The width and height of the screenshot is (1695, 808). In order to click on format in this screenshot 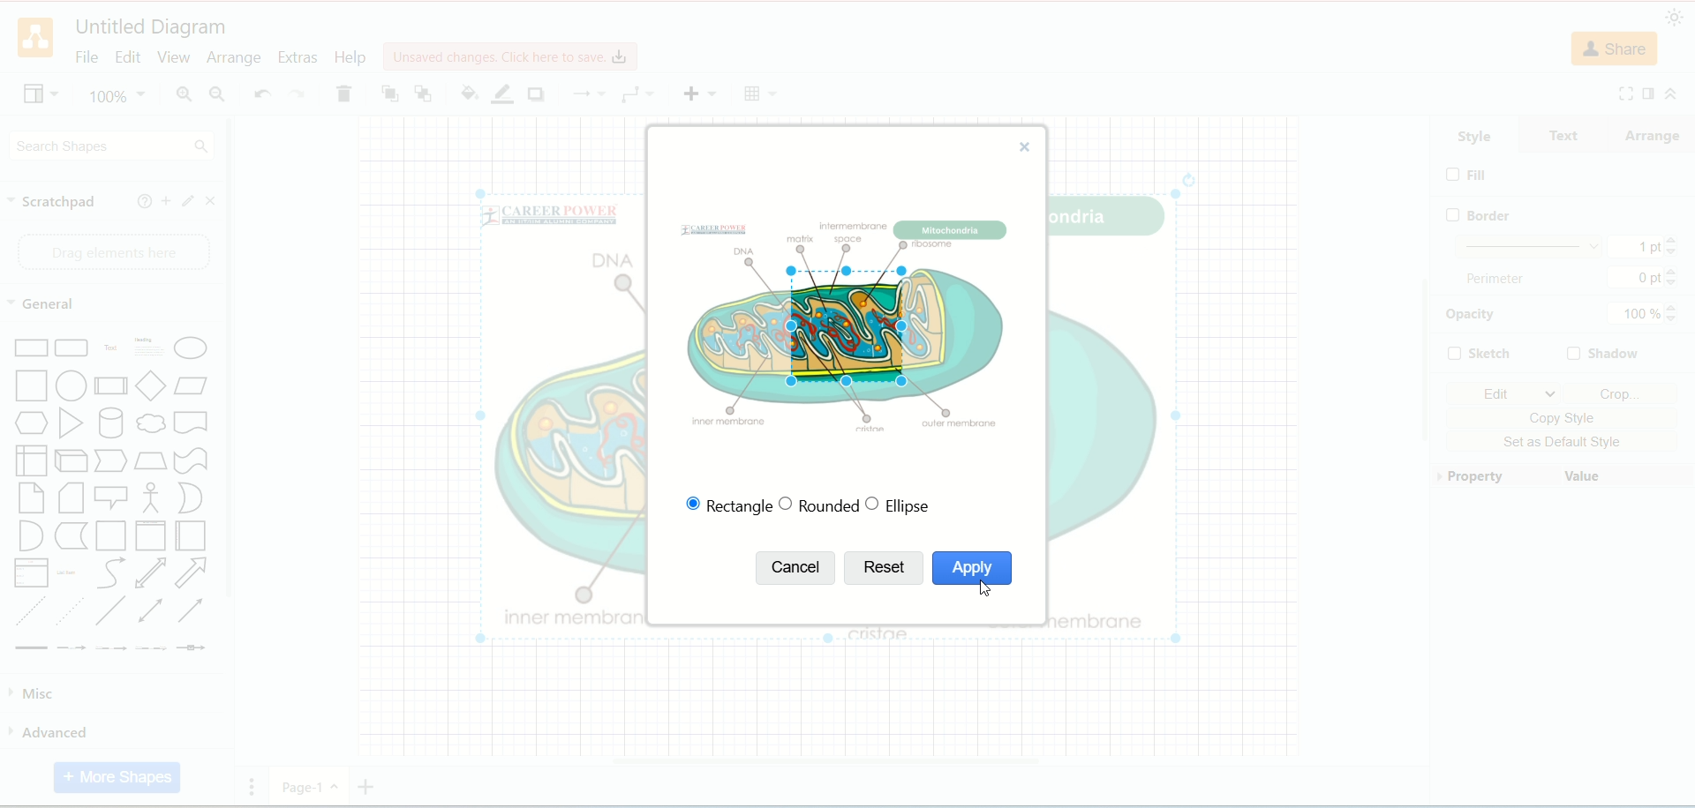, I will do `click(1646, 93)`.